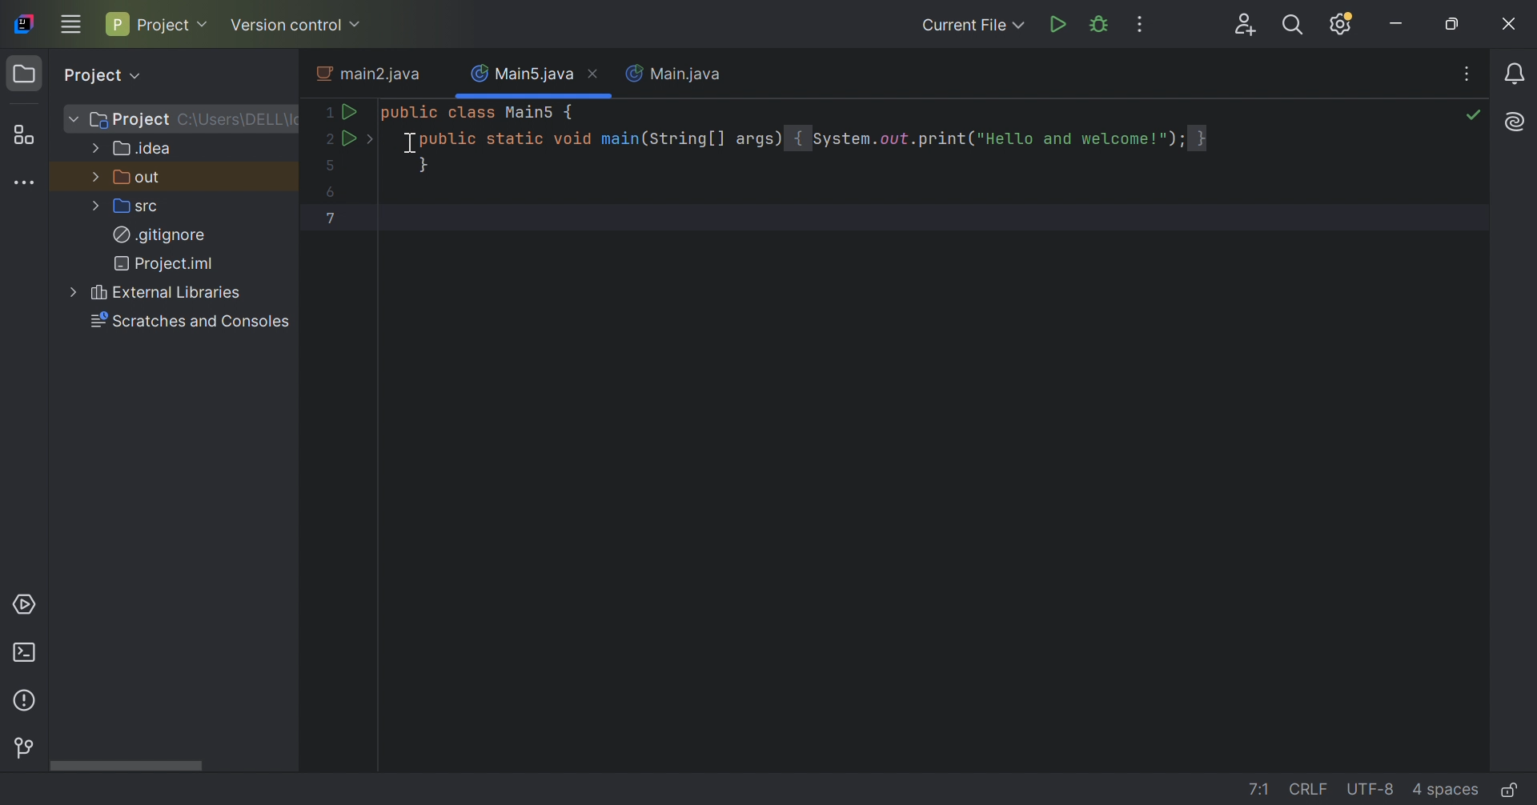  I want to click on Problems, so click(26, 702).